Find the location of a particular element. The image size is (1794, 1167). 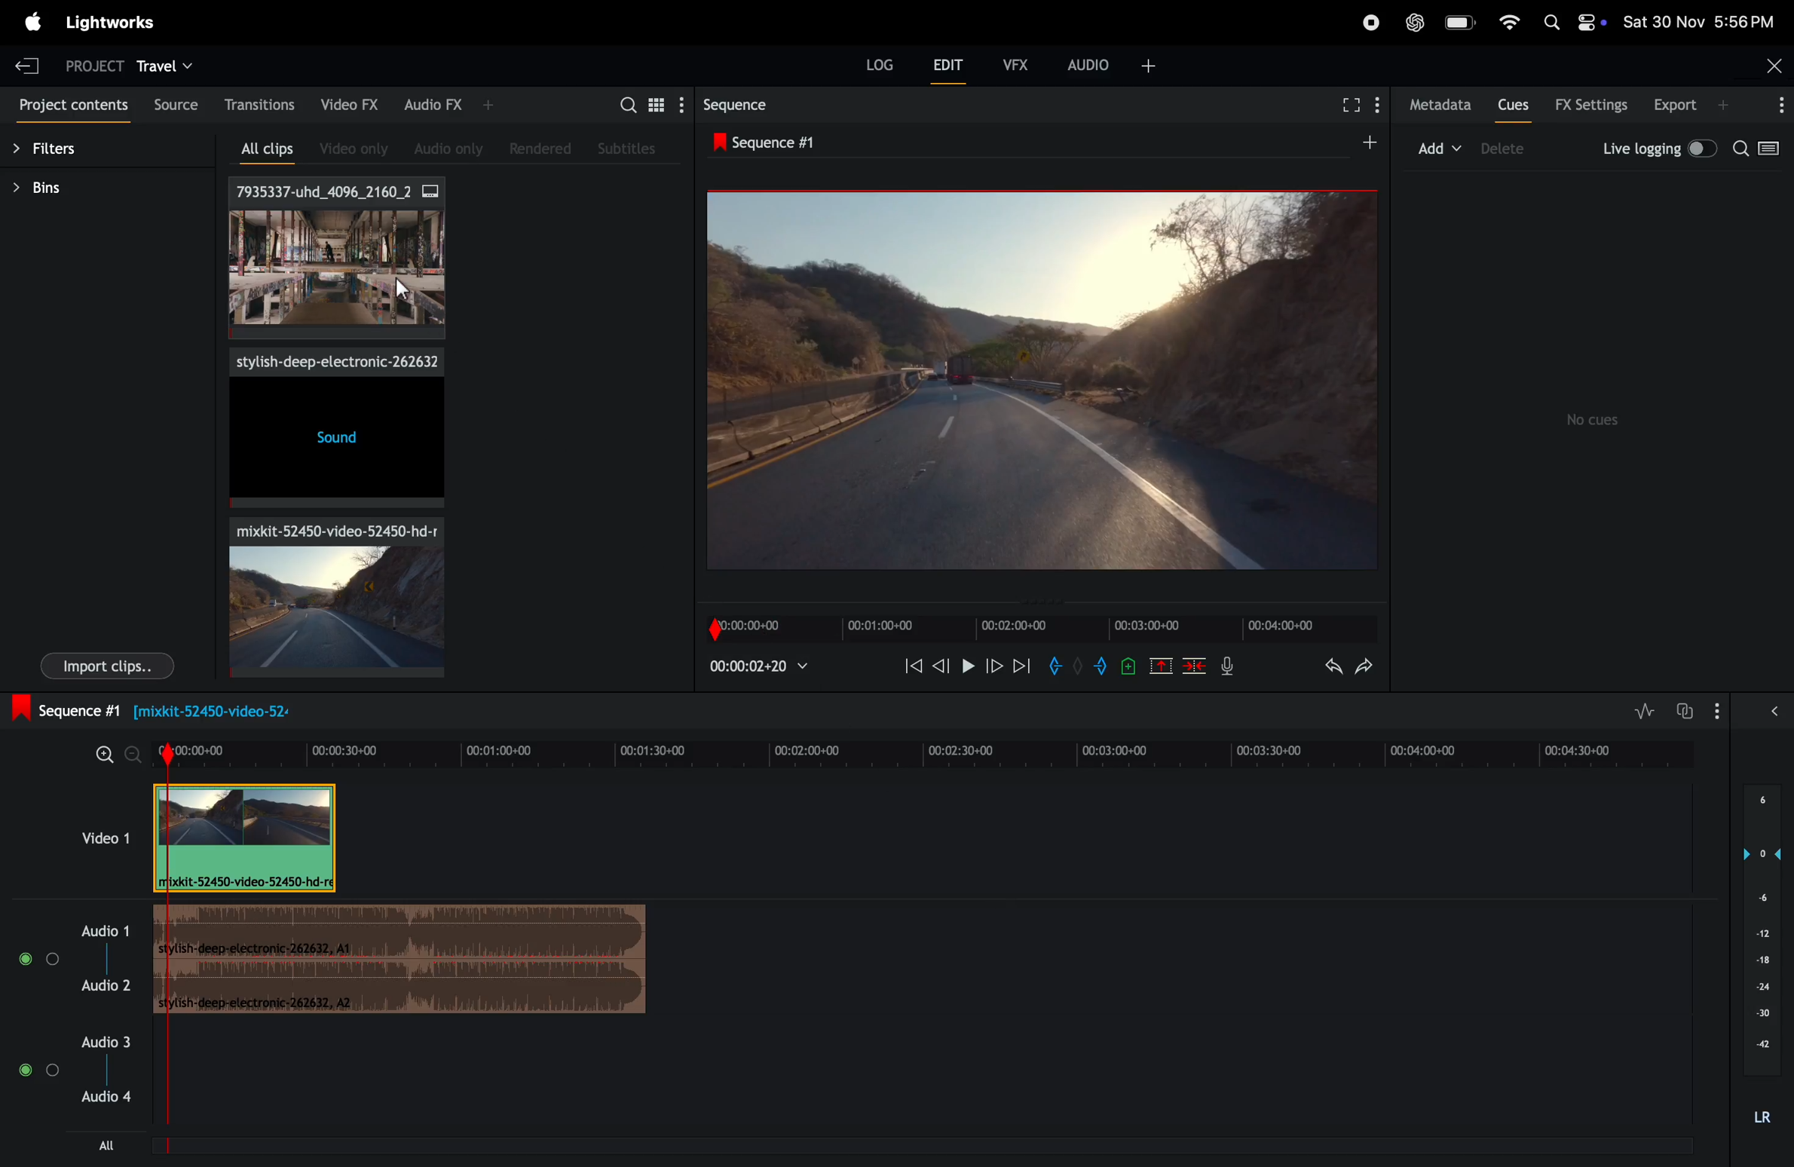

timeframe is located at coordinates (1032, 623).